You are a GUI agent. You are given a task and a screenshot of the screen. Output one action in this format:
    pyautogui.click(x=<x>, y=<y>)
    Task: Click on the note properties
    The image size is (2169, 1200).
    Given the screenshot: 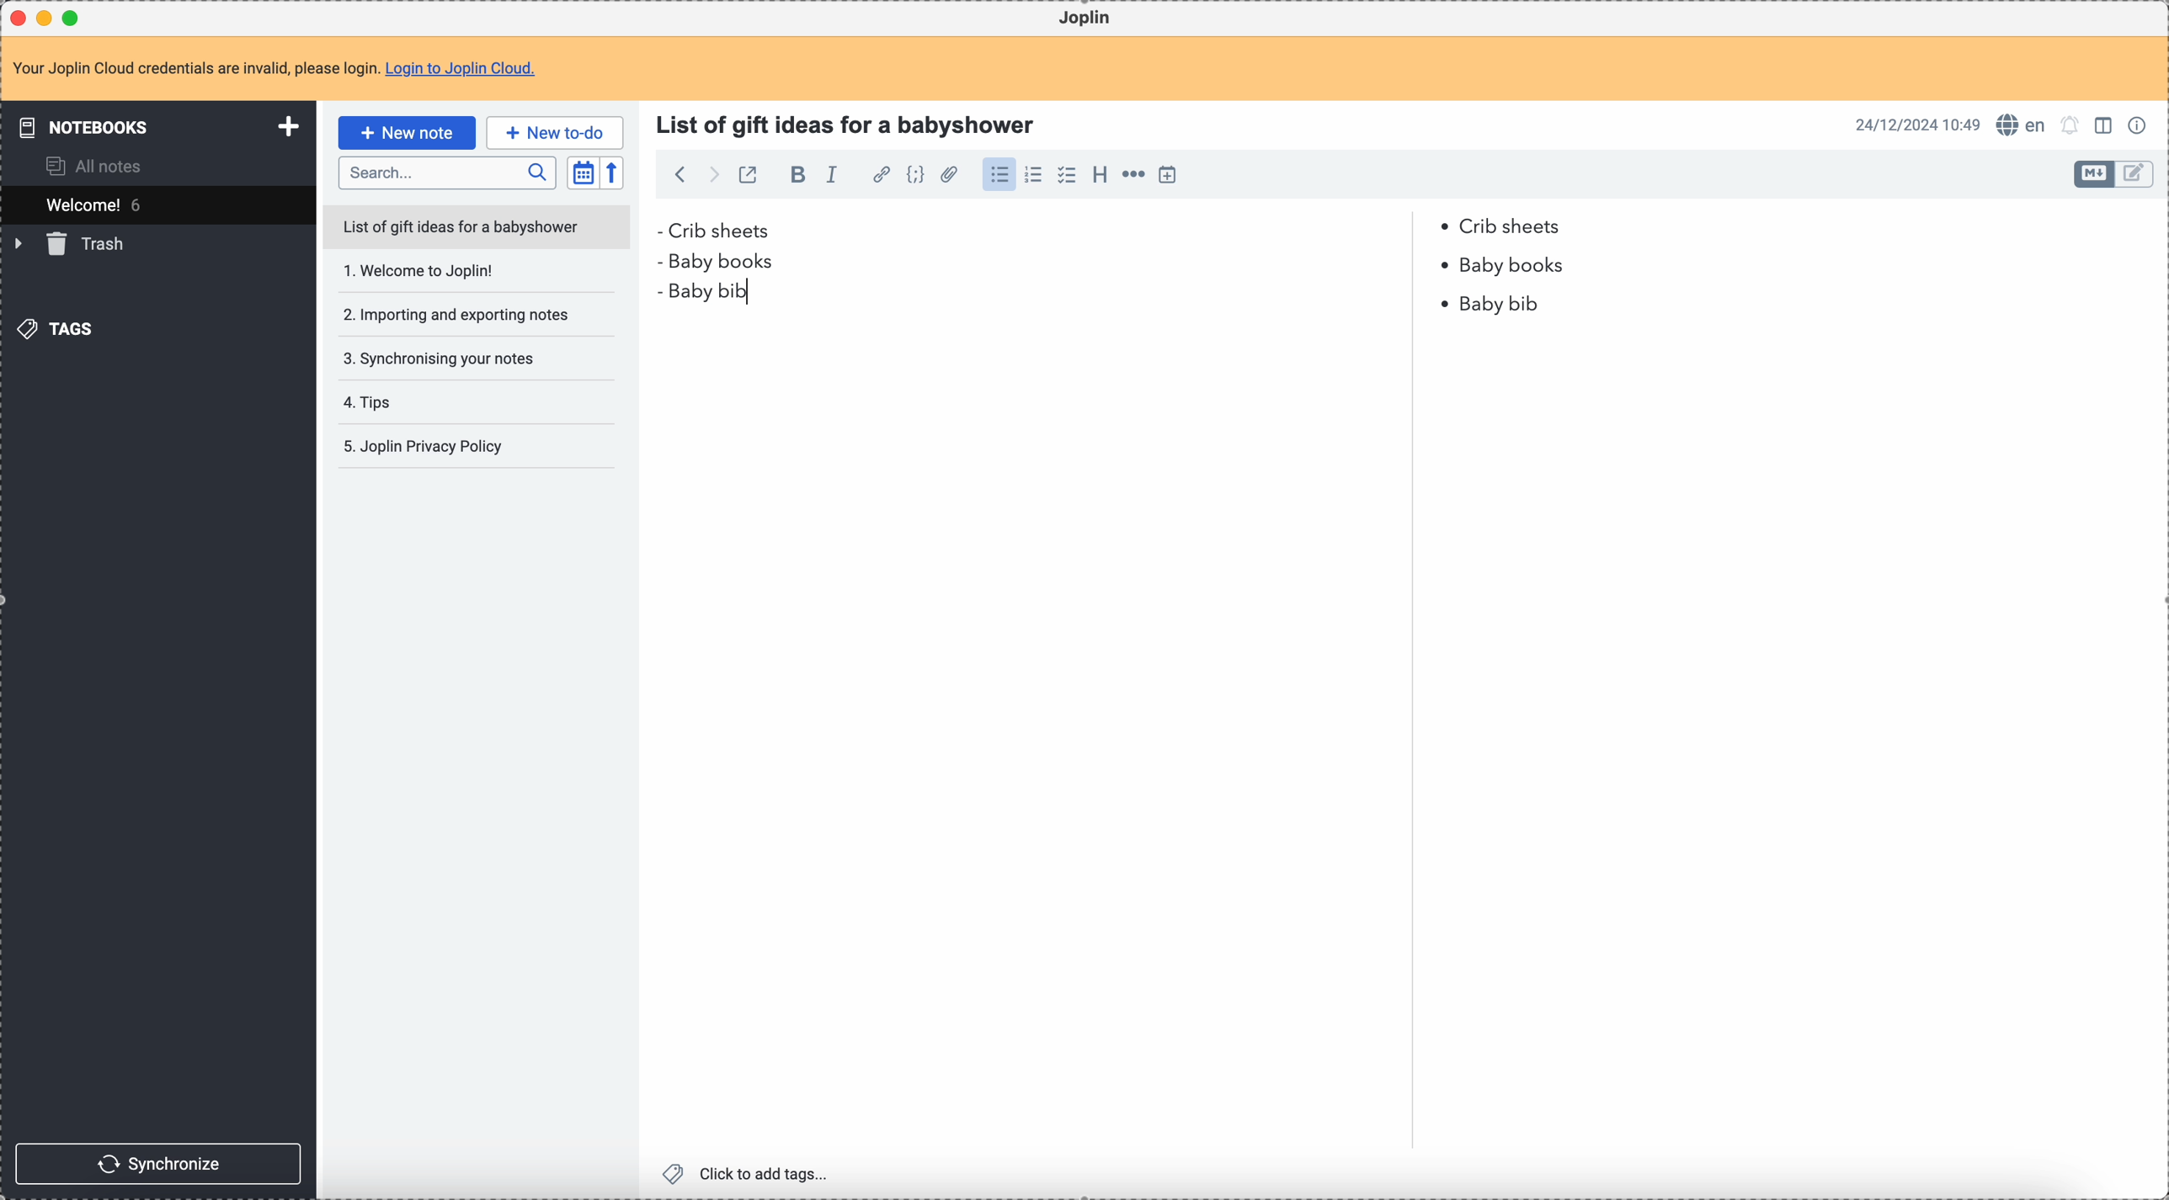 What is the action you would take?
    pyautogui.click(x=2140, y=124)
    